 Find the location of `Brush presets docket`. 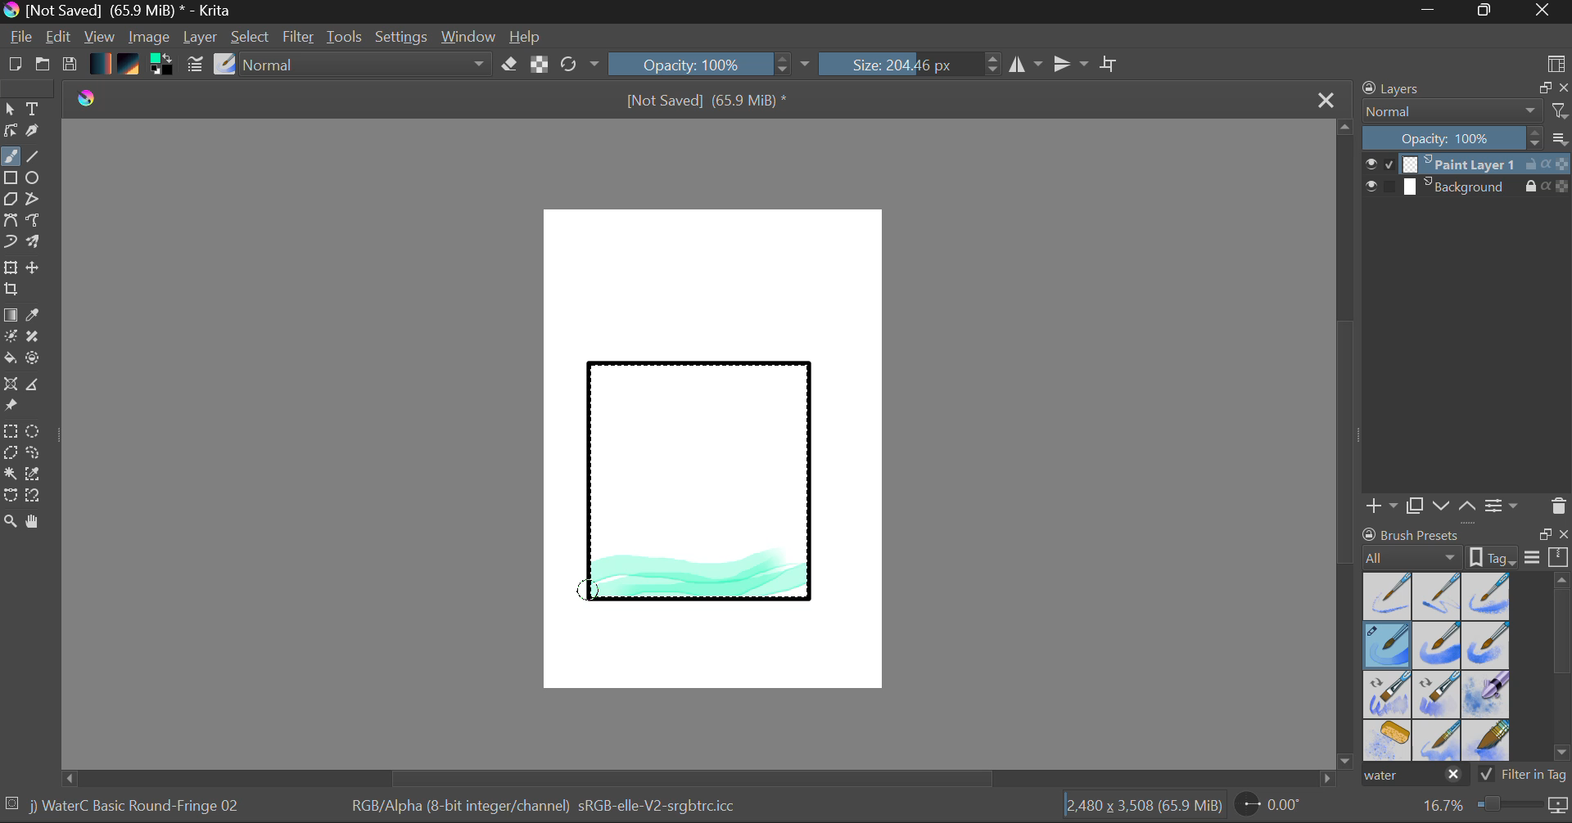

Brush presets docket is located at coordinates (1466, 546).